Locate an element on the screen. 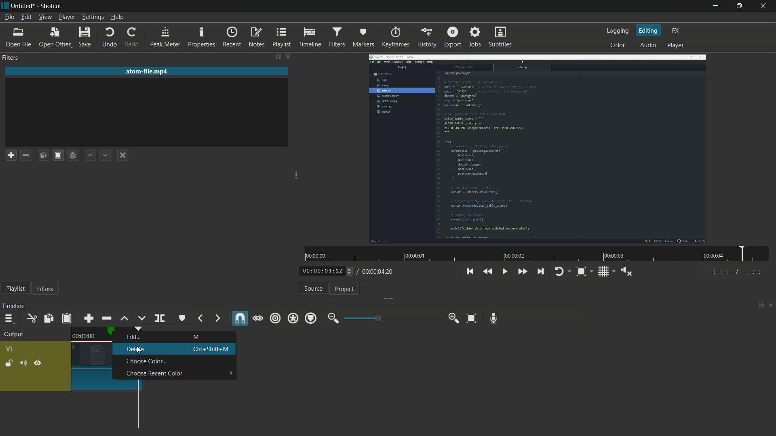  quickly play forward is located at coordinates (522, 272).